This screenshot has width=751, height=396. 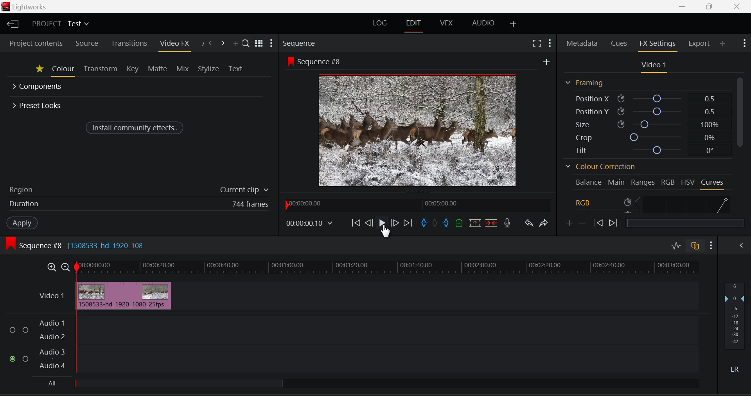 I want to click on Ranges, so click(x=643, y=182).